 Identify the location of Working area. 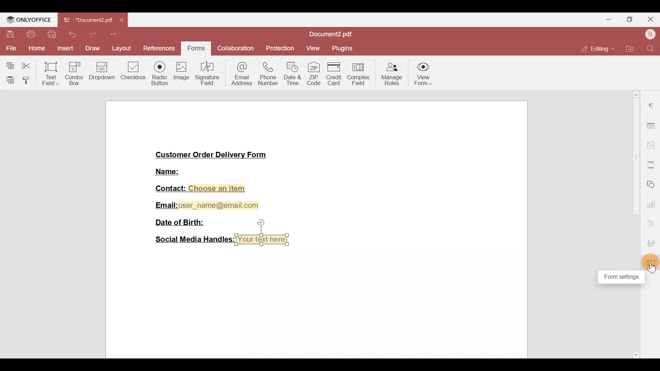
(318, 304).